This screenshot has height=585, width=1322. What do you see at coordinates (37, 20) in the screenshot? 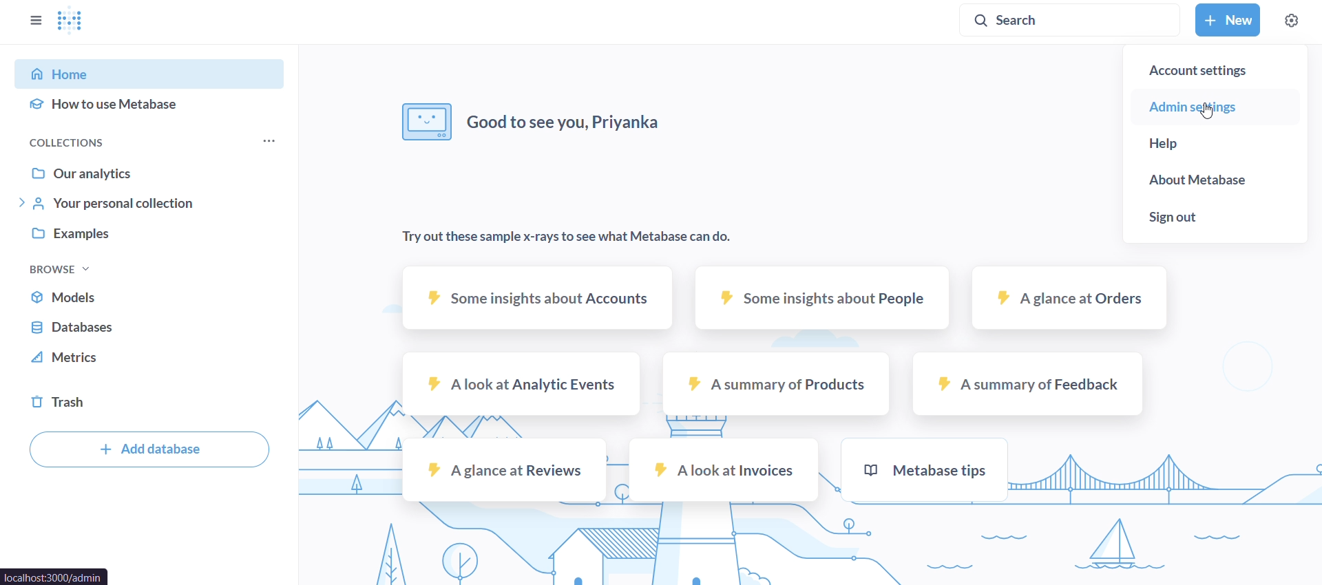
I see `close sidebar` at bounding box center [37, 20].